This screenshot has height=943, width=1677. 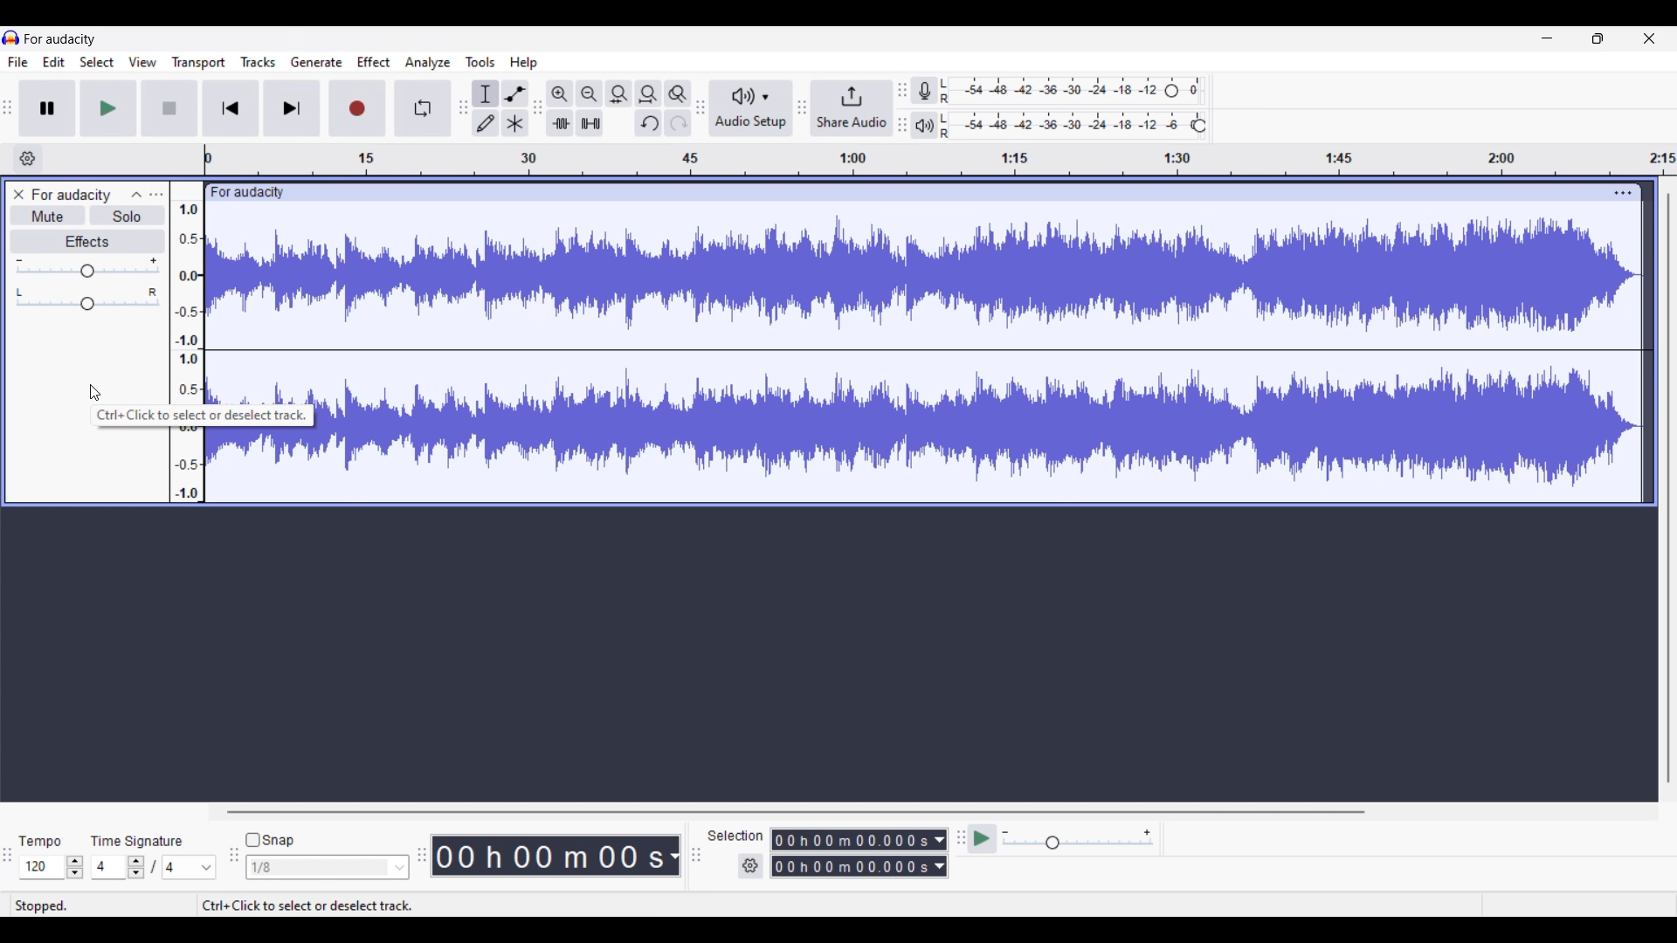 I want to click on Skip/Select to start, so click(x=231, y=108).